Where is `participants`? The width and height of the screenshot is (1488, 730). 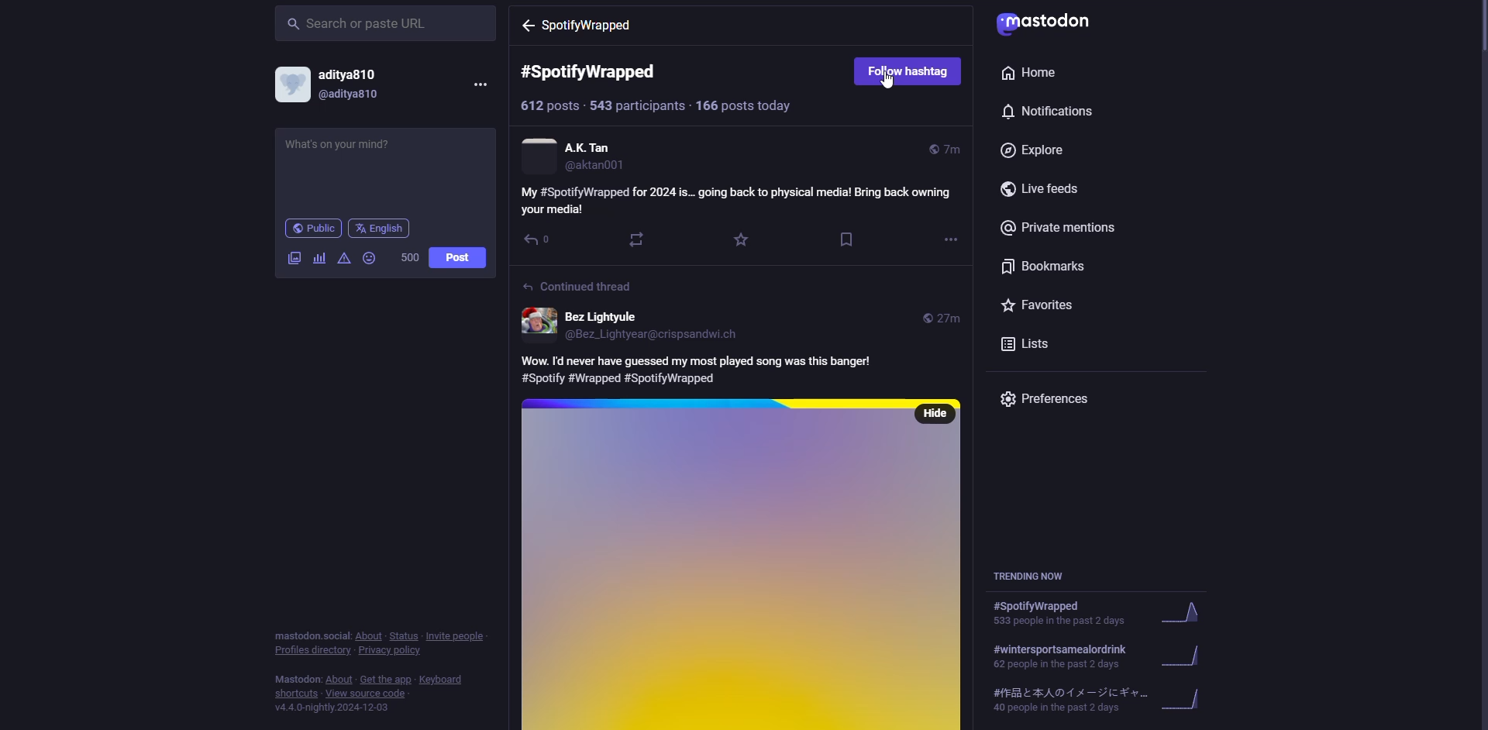
participants is located at coordinates (637, 106).